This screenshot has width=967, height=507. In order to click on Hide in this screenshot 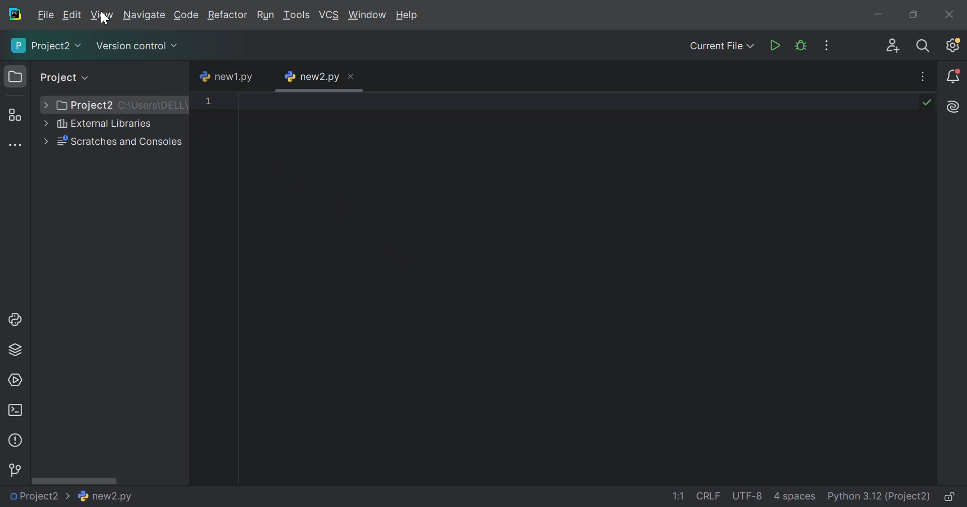, I will do `click(925, 77)`.